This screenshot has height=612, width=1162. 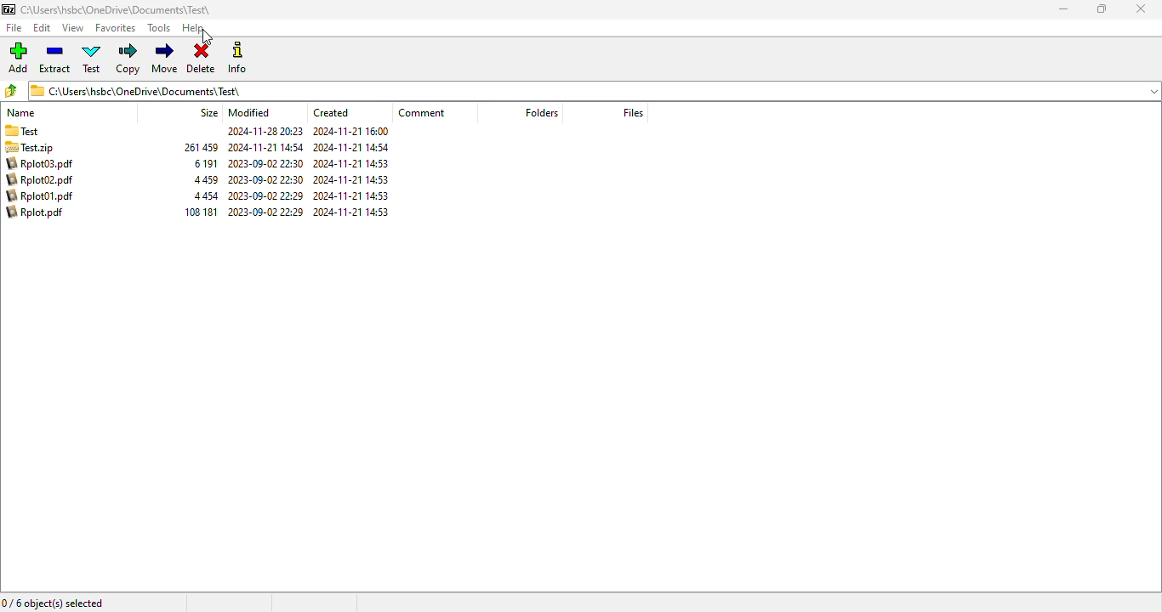 I want to click on 2023-09-02 22:29, so click(x=265, y=212).